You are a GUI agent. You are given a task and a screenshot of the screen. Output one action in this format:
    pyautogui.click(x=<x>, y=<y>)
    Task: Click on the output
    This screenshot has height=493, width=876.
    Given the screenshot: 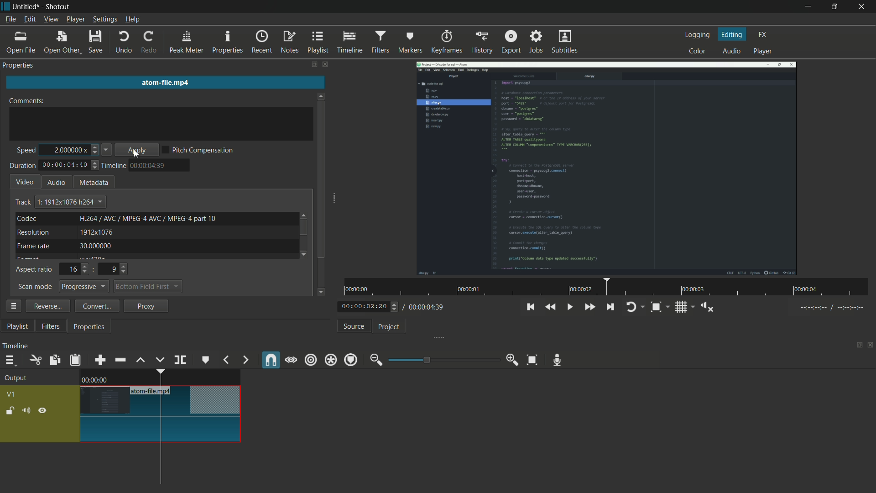 What is the action you would take?
    pyautogui.click(x=18, y=379)
    